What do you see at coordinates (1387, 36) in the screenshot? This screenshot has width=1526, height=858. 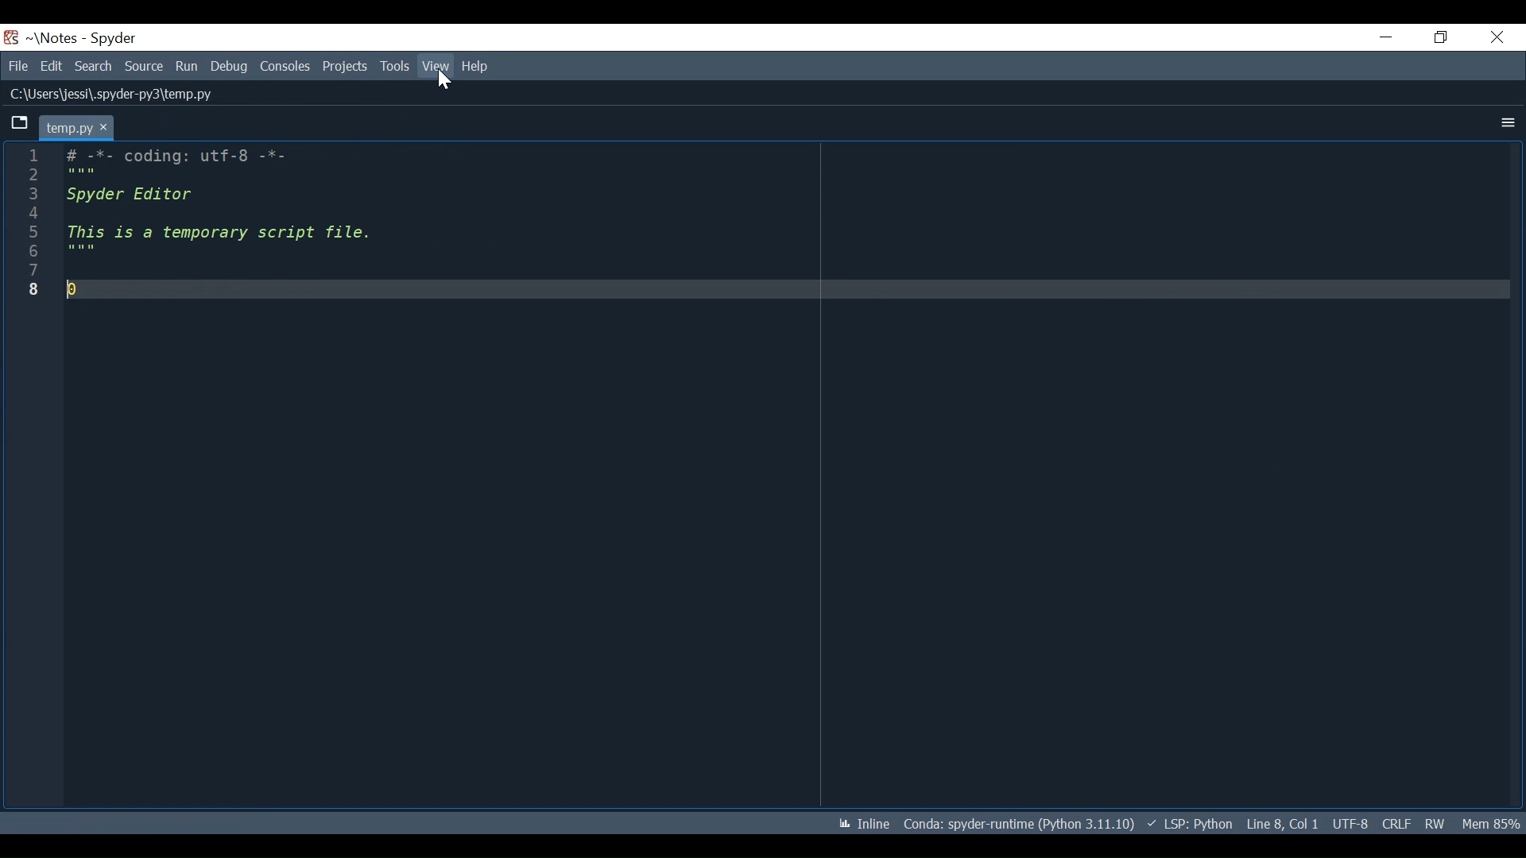 I see `Minimize` at bounding box center [1387, 36].